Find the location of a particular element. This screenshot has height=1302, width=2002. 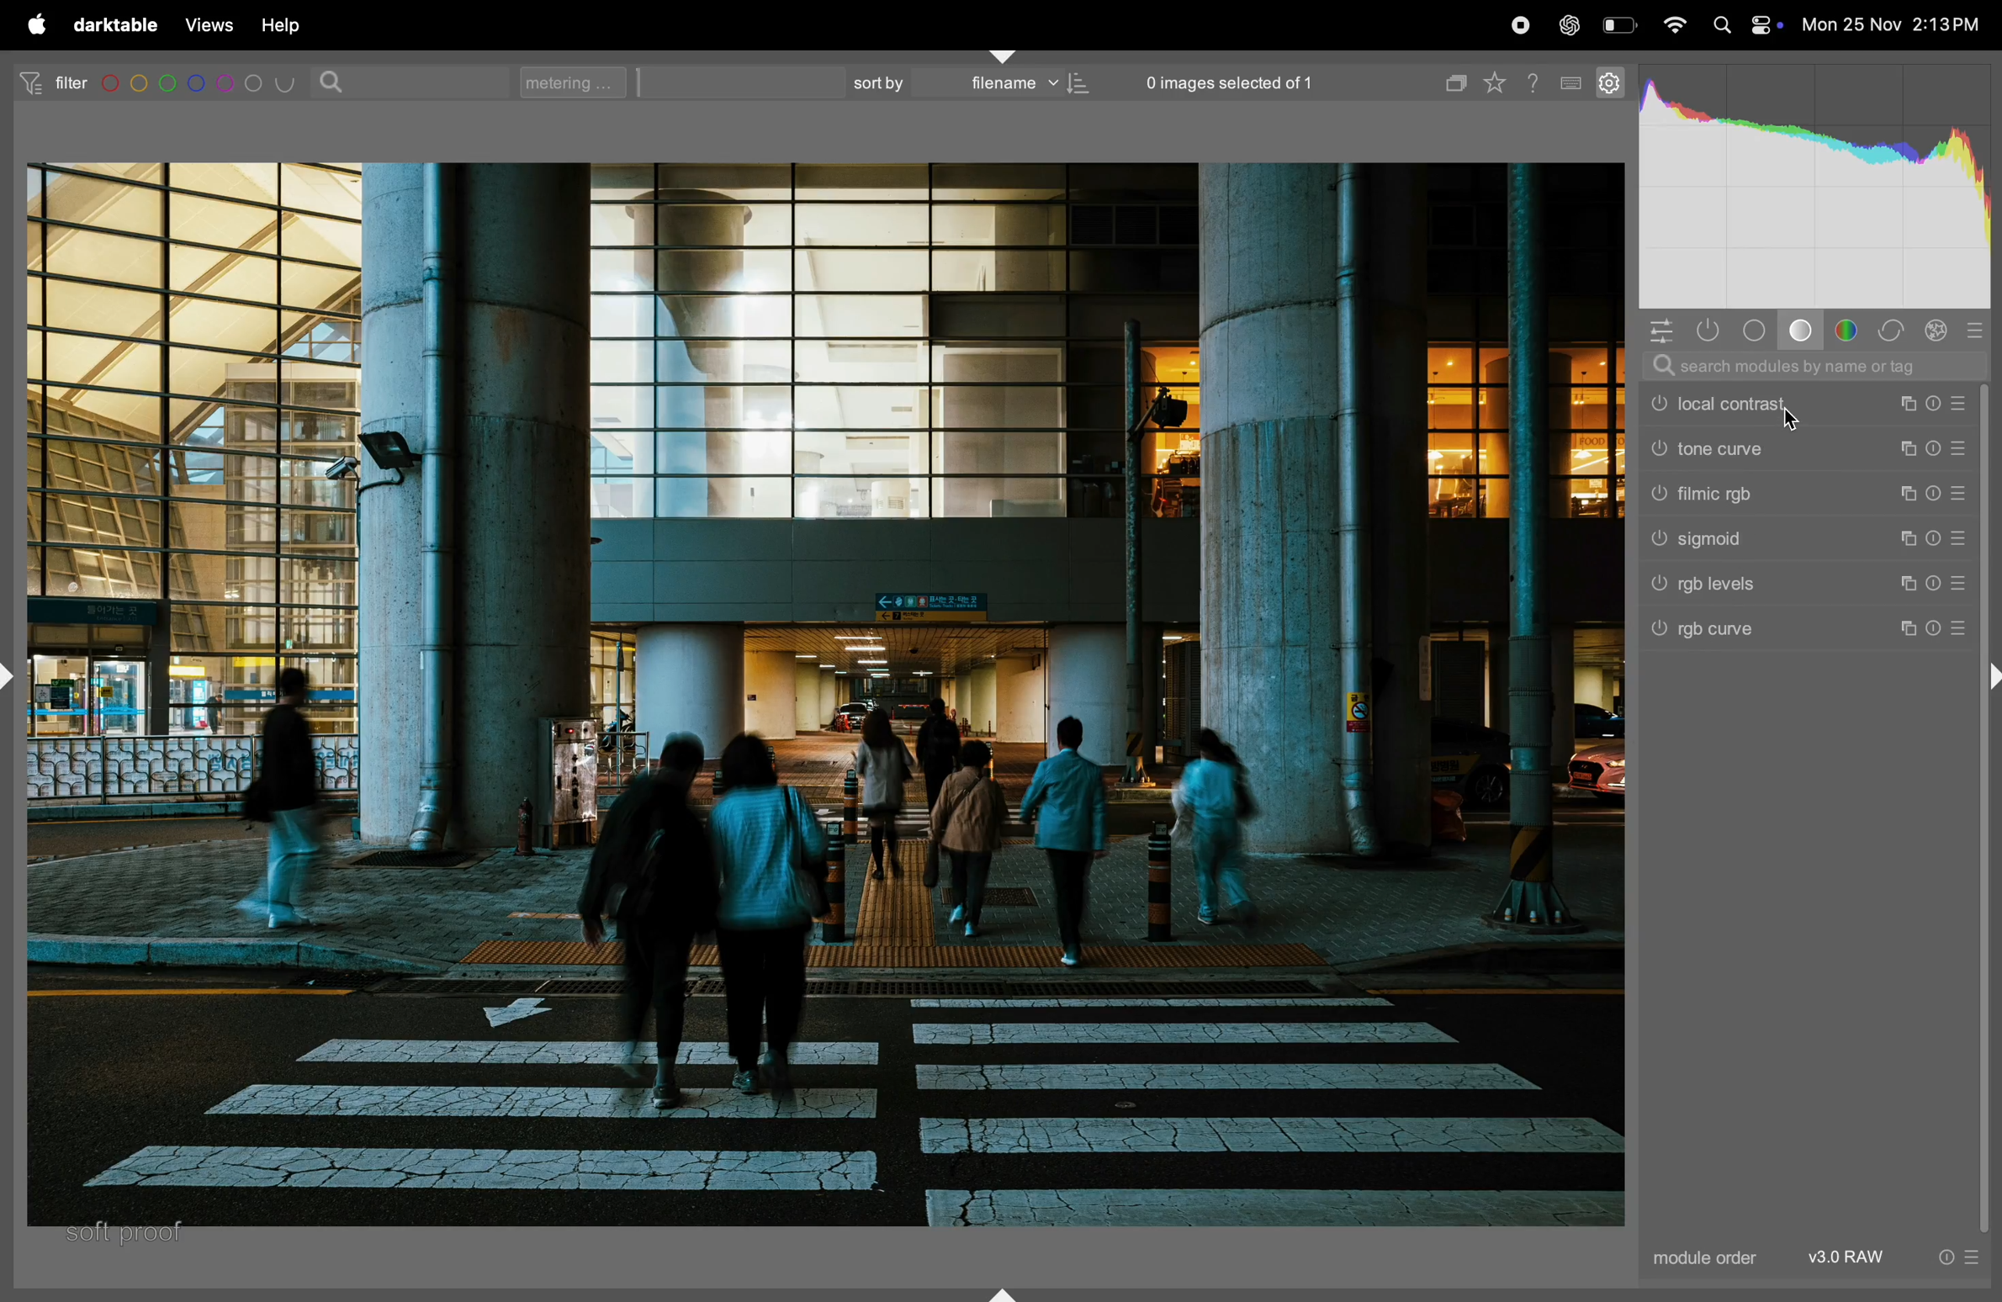

0 images selected of 1 is located at coordinates (1231, 77).